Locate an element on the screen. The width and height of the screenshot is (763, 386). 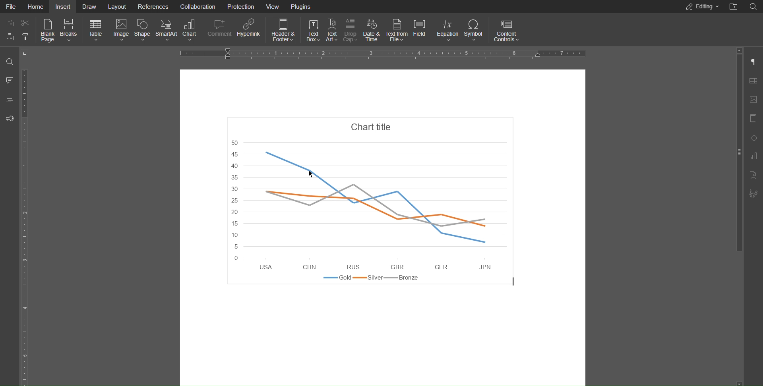
Shape Settings is located at coordinates (753, 137).